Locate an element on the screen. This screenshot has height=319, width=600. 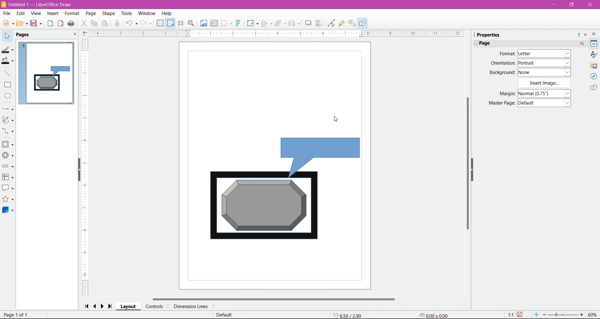
Close is located at coordinates (74, 35).